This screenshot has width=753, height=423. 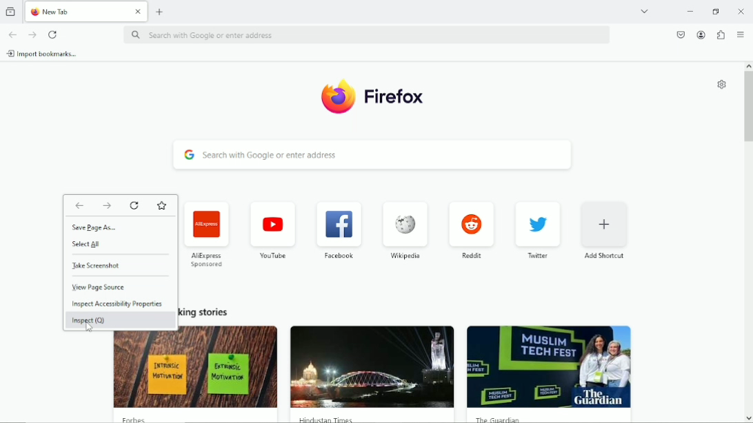 I want to click on Youtube, so click(x=271, y=230).